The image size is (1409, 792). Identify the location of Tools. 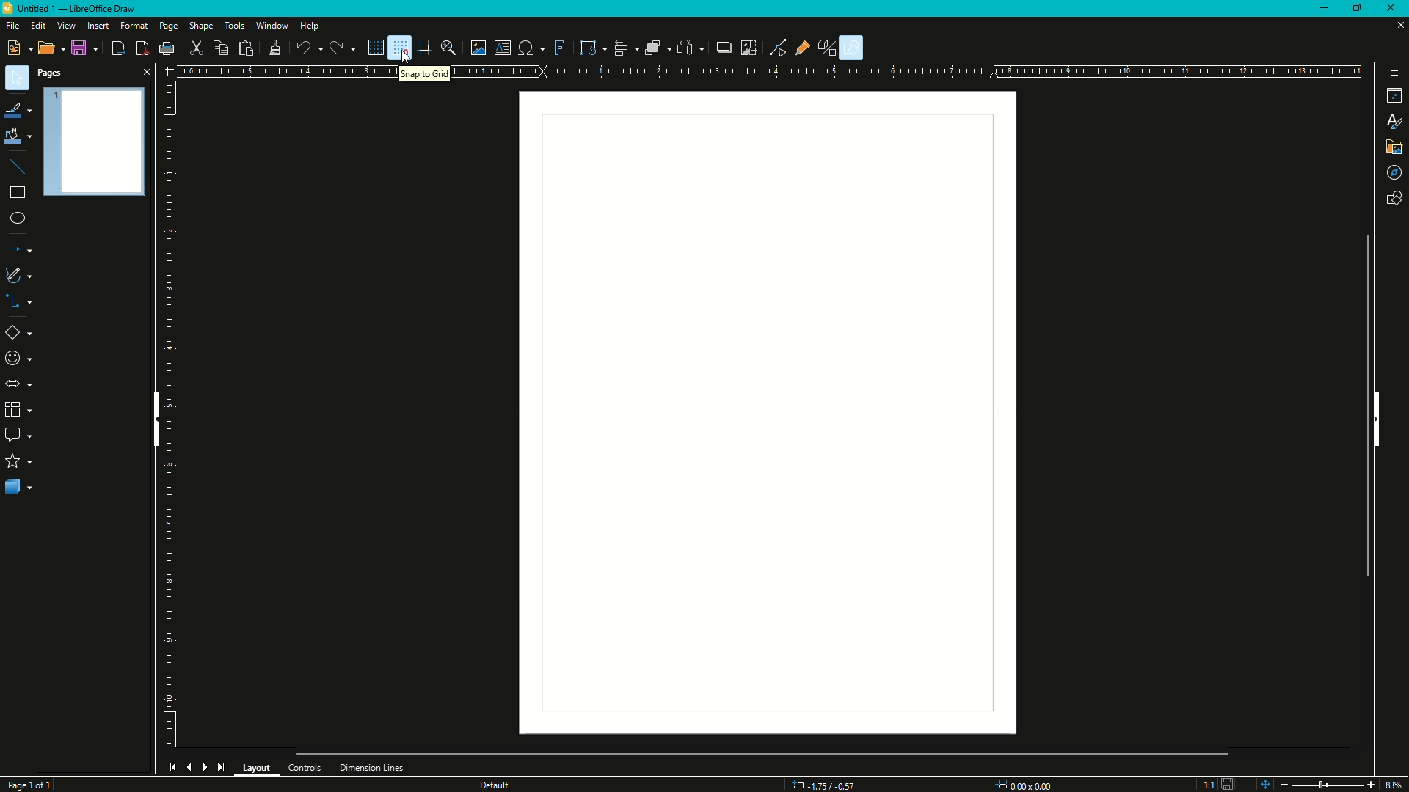
(236, 24).